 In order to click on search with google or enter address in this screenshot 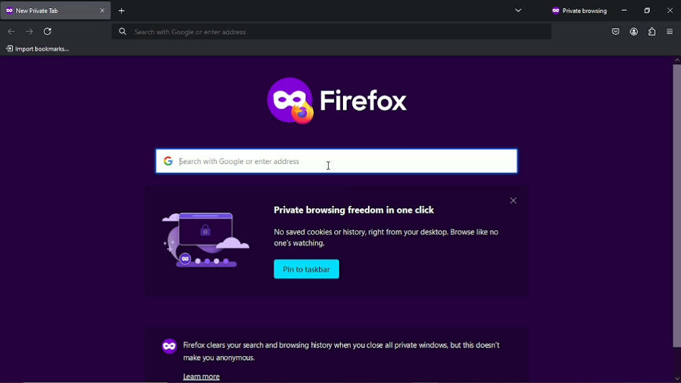, I will do `click(331, 32)`.